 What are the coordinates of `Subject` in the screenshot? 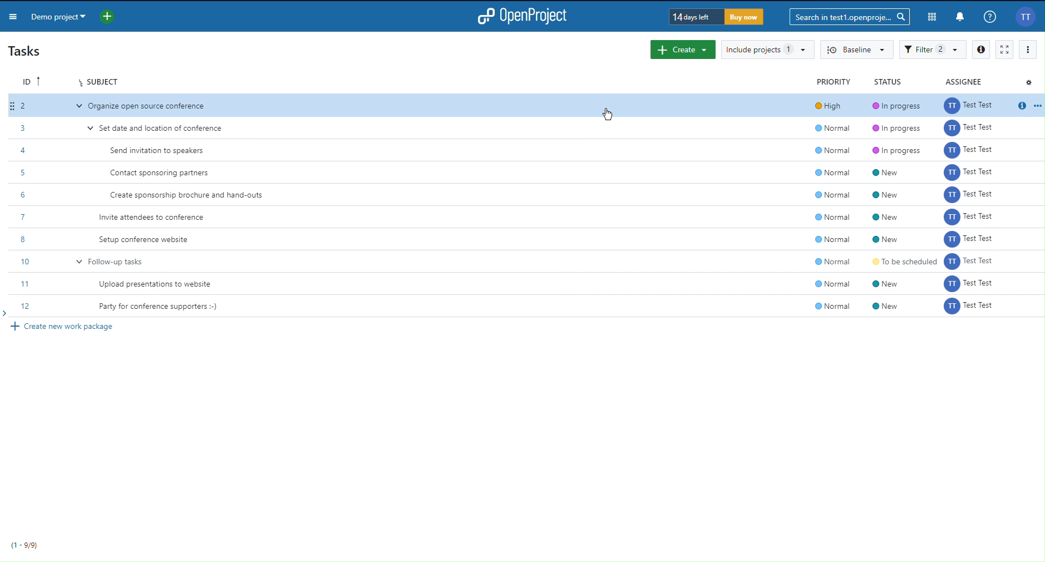 It's located at (102, 83).